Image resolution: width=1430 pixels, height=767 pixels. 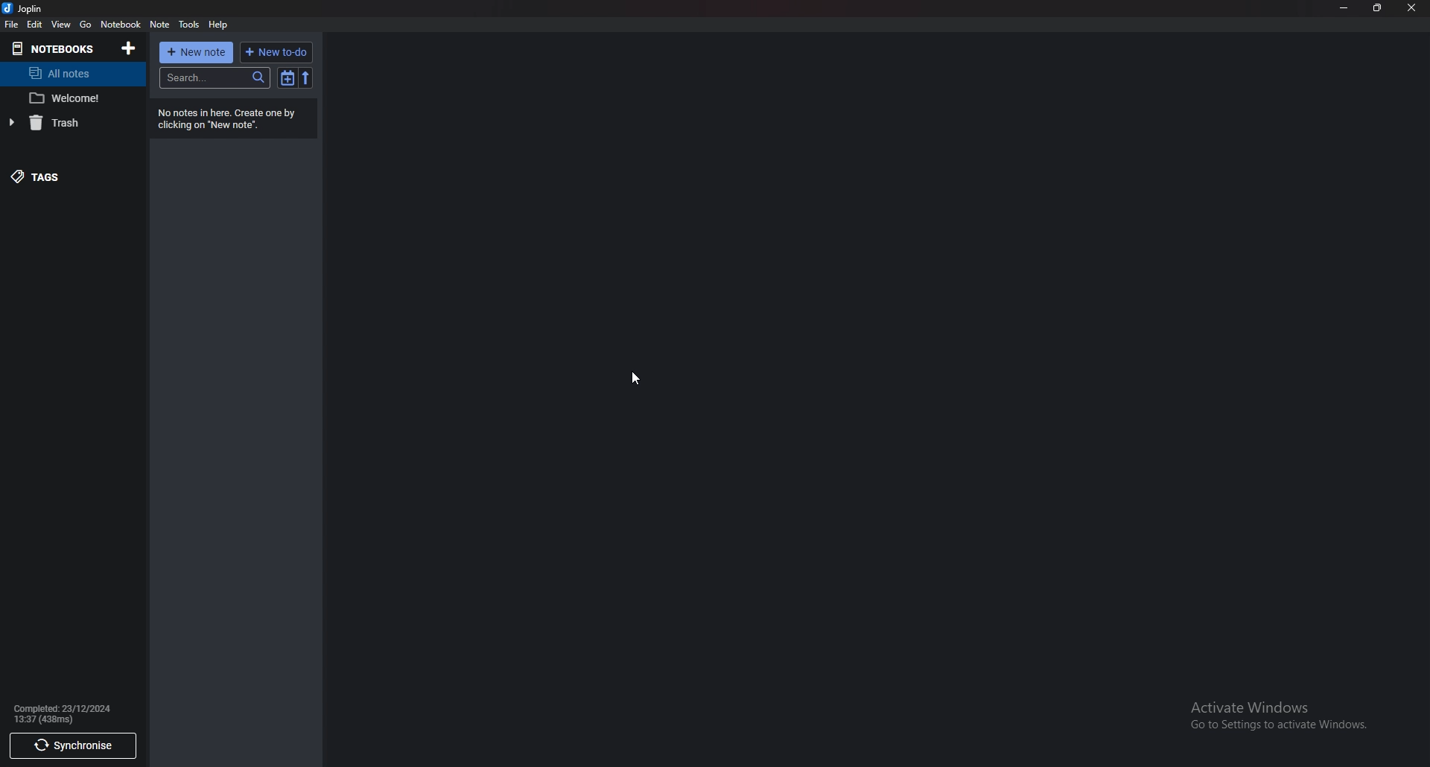 I want to click on Notebooks, so click(x=54, y=50).